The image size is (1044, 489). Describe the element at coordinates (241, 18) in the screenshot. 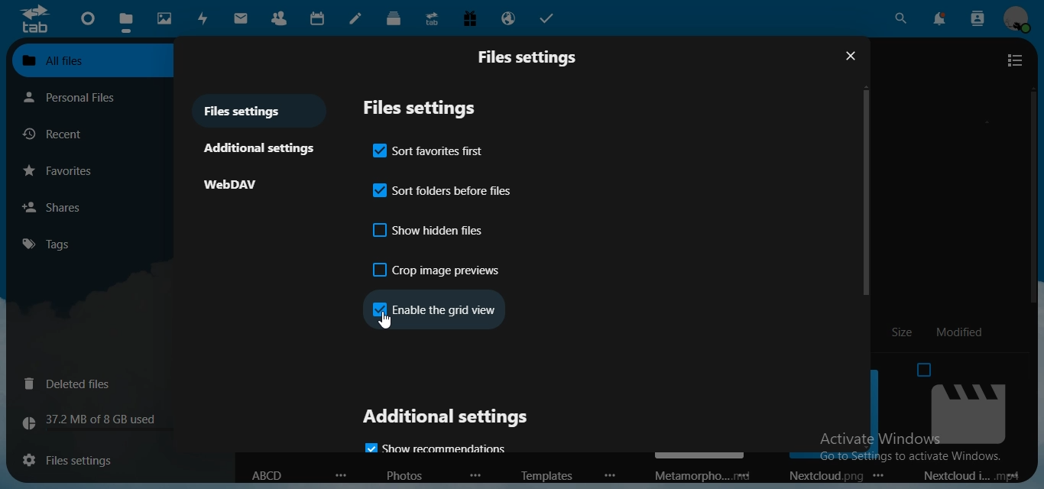

I see `mail` at that location.